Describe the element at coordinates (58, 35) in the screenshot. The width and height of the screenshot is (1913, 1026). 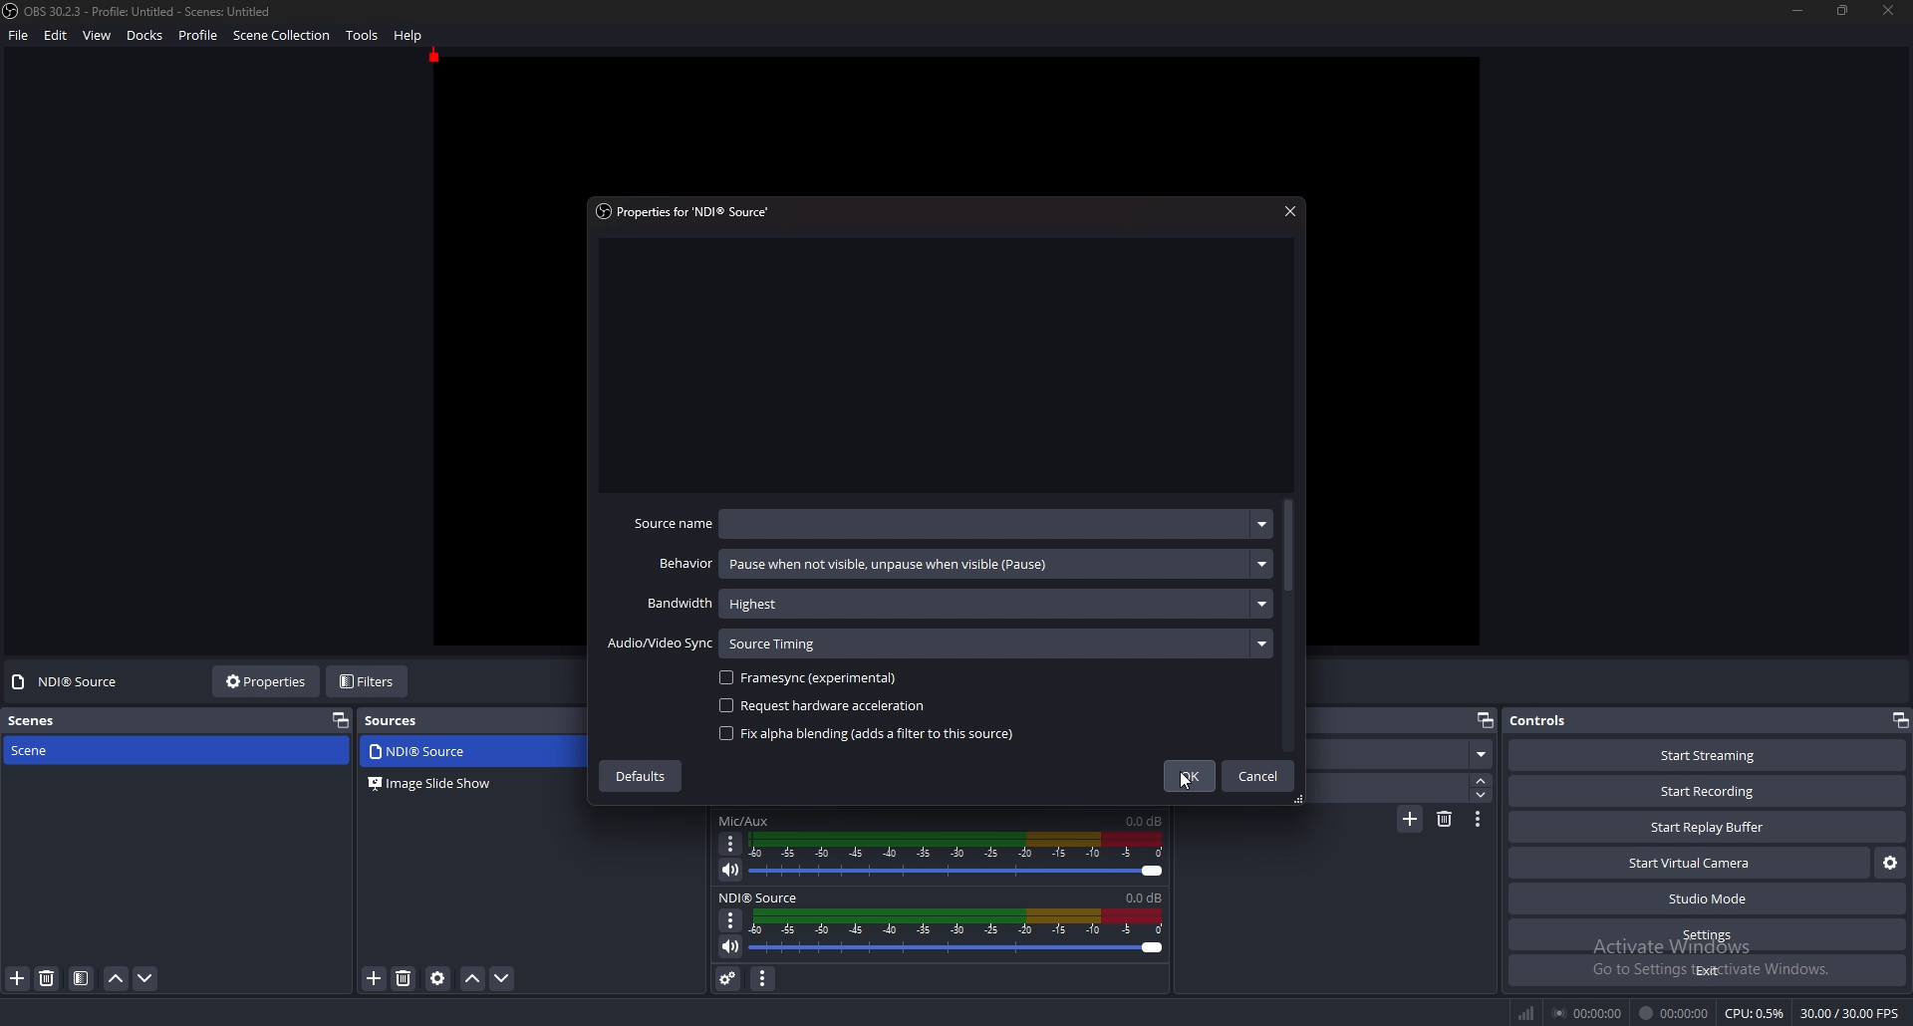
I see `edit` at that location.